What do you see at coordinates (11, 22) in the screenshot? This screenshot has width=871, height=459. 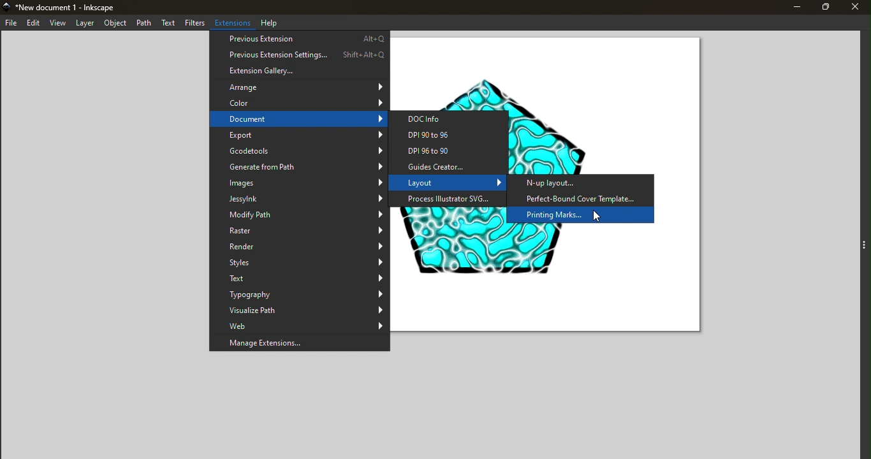 I see `File` at bounding box center [11, 22].